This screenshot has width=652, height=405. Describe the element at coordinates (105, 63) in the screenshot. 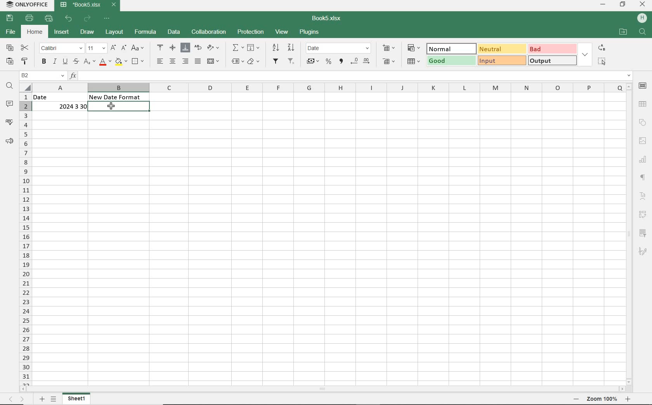

I see `FONT COLOR` at that location.